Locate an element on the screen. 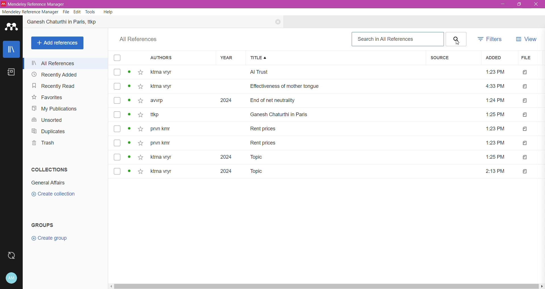 This screenshot has height=289, width=545. Year is located at coordinates (232, 58).